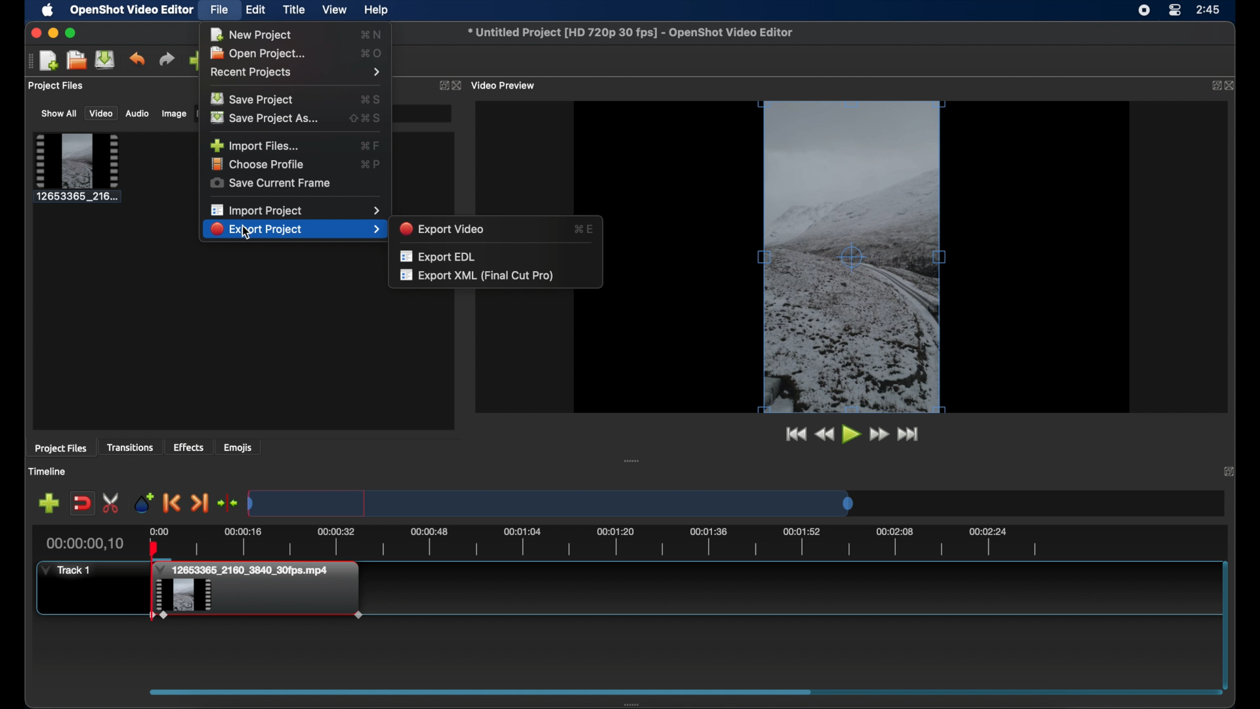  What do you see at coordinates (201, 504) in the screenshot?
I see `next marker` at bounding box center [201, 504].